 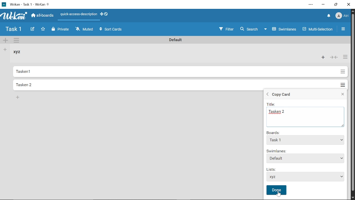 What do you see at coordinates (274, 168) in the screenshot?
I see `Lists` at bounding box center [274, 168].